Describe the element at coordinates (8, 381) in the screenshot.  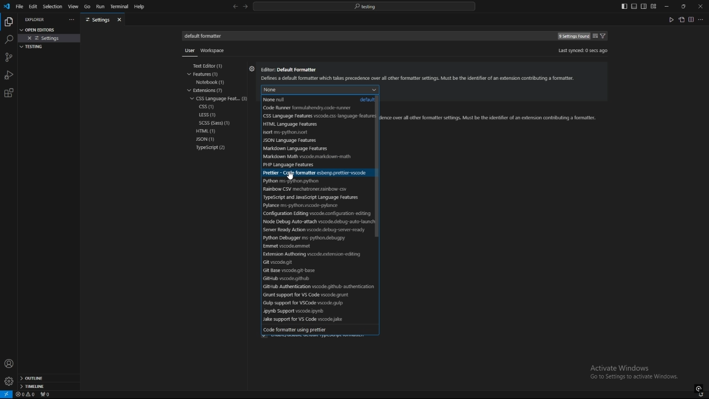
I see `settings` at that location.